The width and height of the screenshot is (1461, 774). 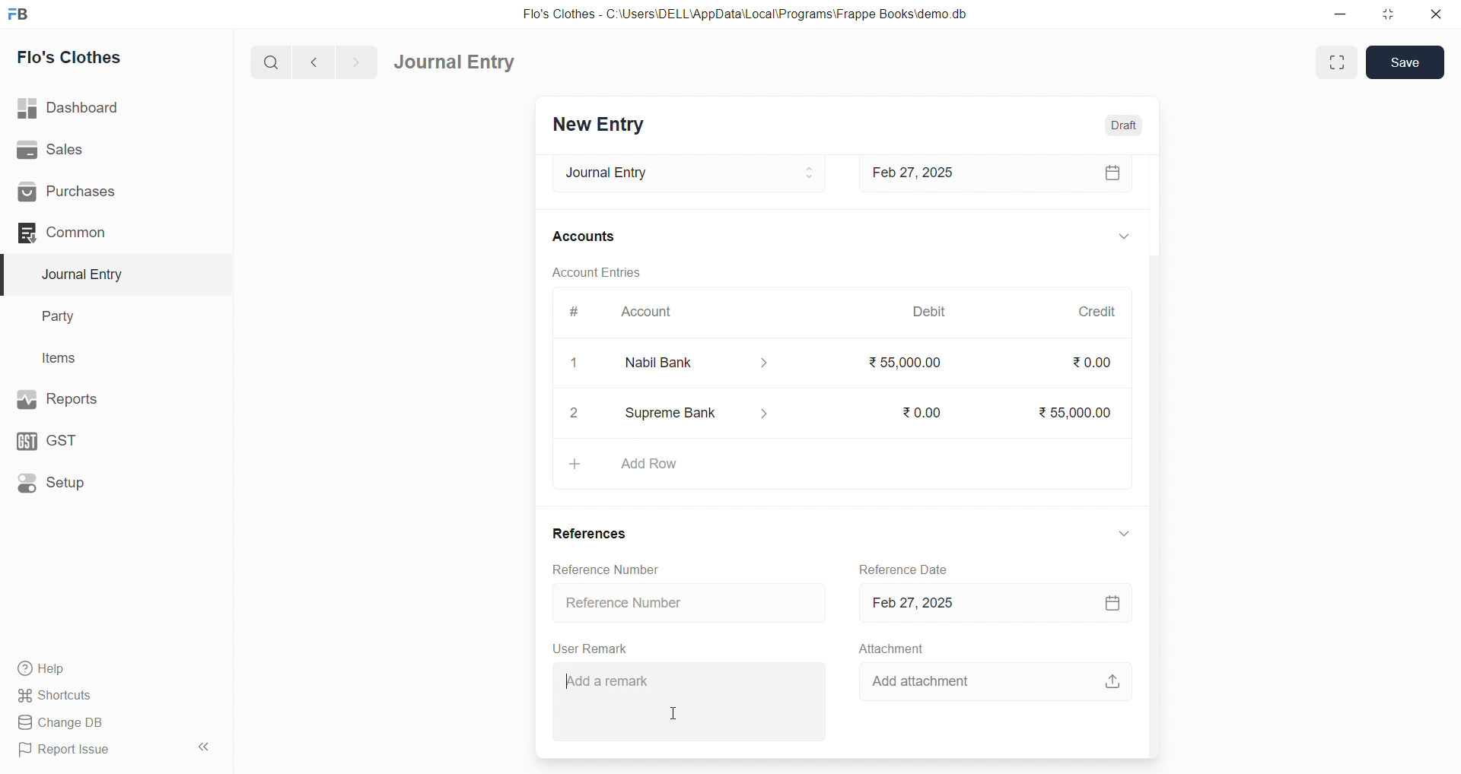 What do you see at coordinates (590, 535) in the screenshot?
I see `References` at bounding box center [590, 535].